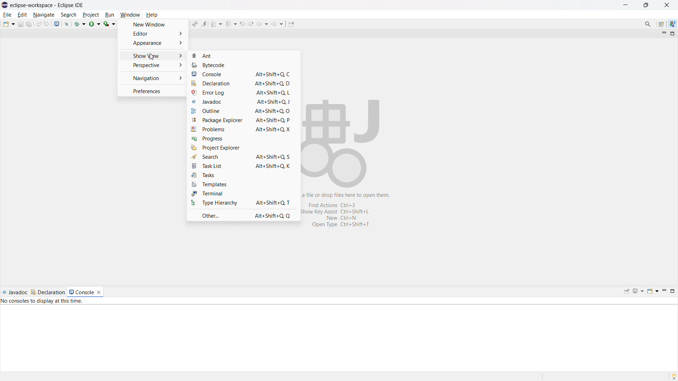 Image resolution: width=678 pixels, height=381 pixels. What do you see at coordinates (666, 5) in the screenshot?
I see `close` at bounding box center [666, 5].